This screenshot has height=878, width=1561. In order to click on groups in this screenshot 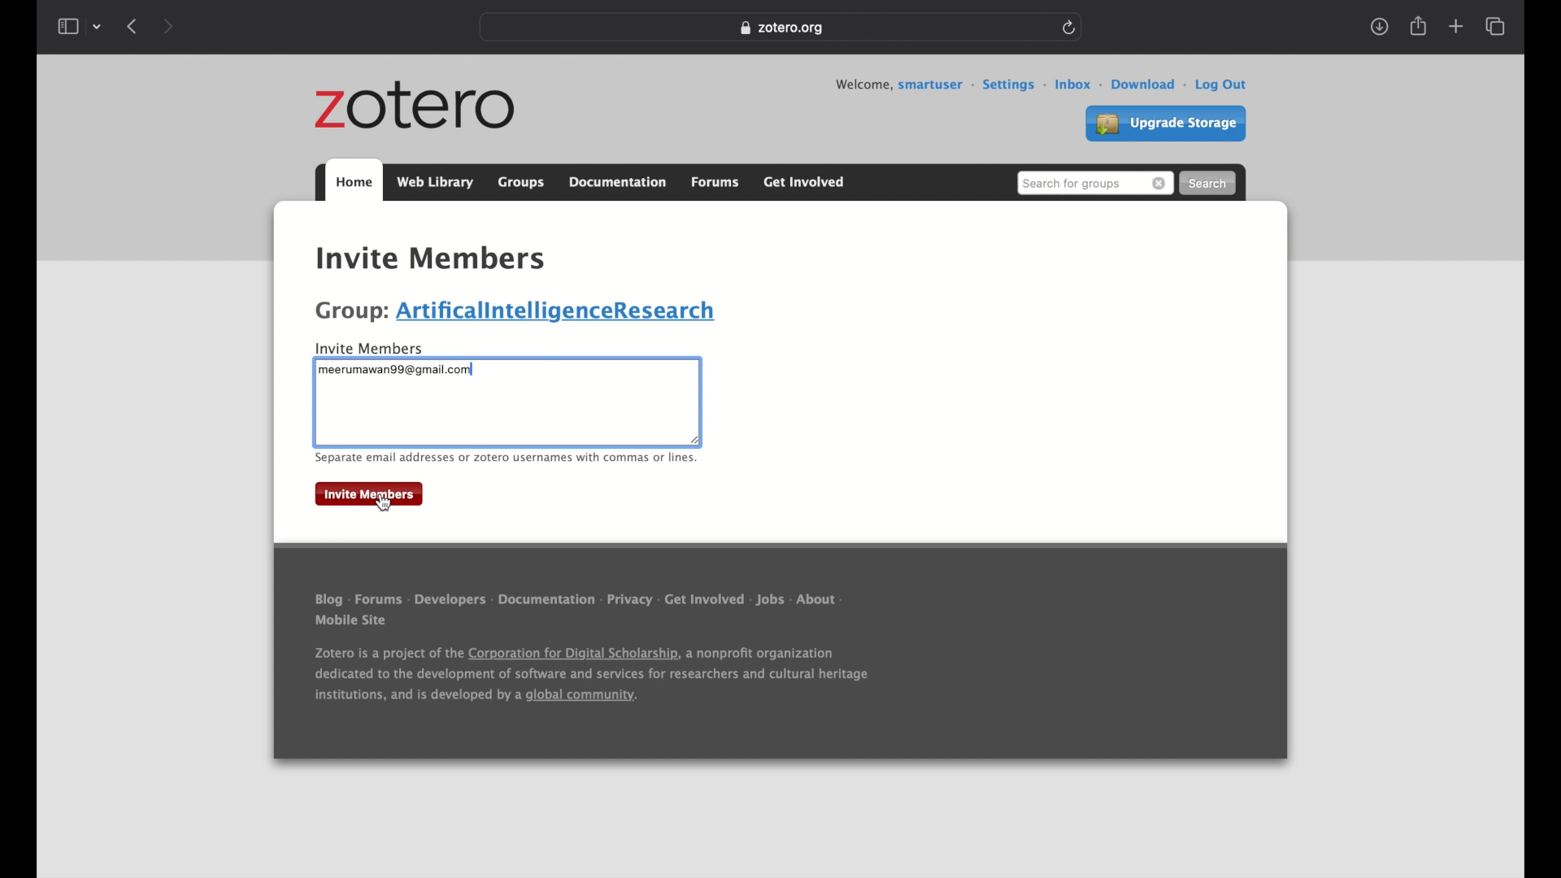, I will do `click(396, 228)`.